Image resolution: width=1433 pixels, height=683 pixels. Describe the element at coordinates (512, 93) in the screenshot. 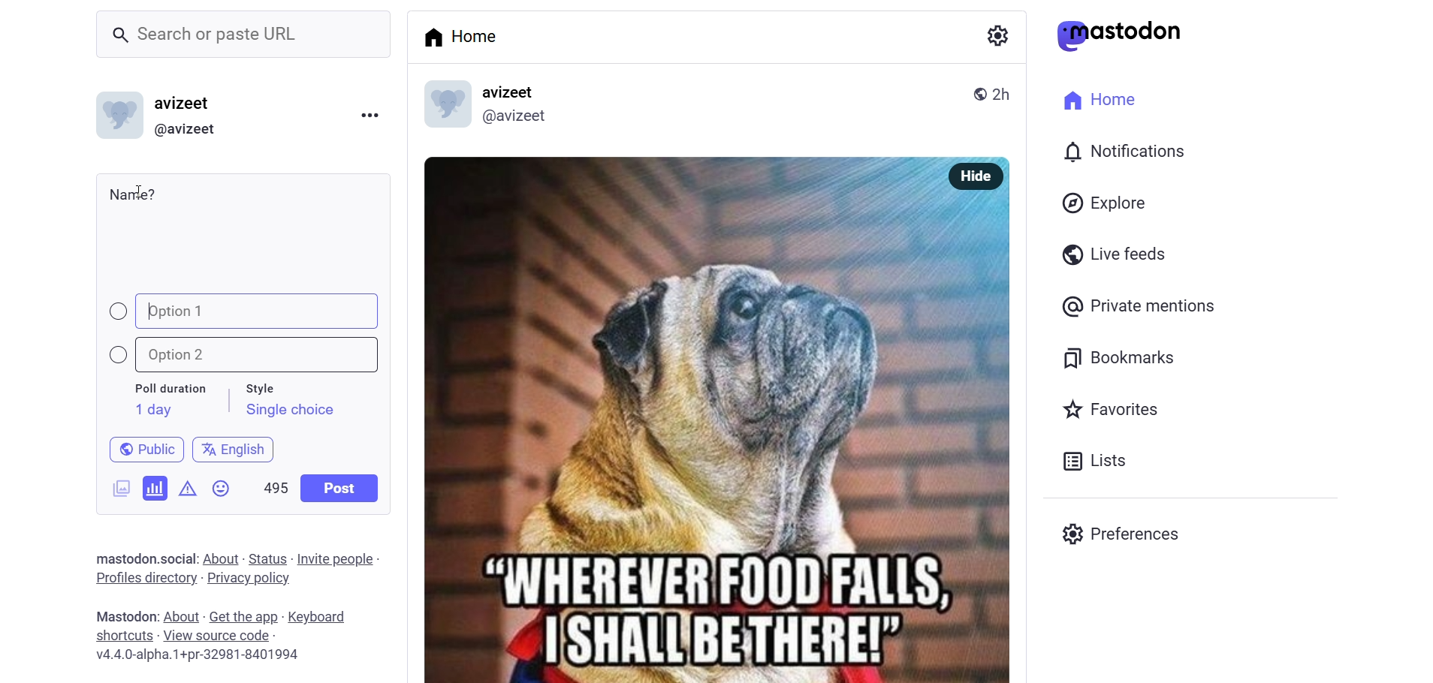

I see `avizeet` at that location.